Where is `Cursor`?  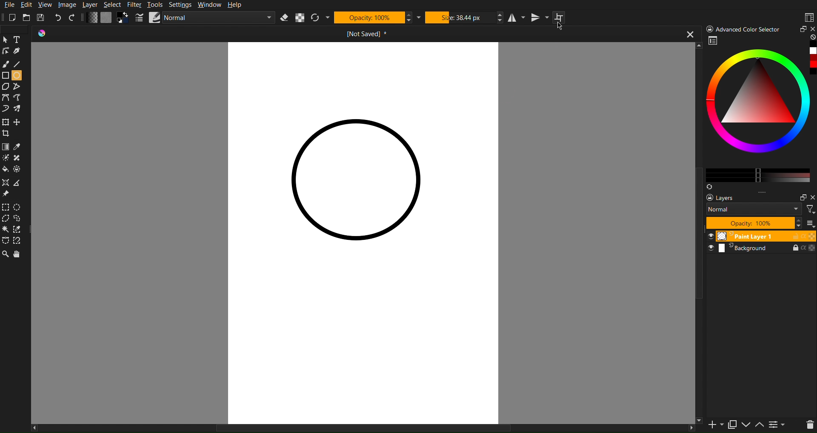
Cursor is located at coordinates (561, 26).